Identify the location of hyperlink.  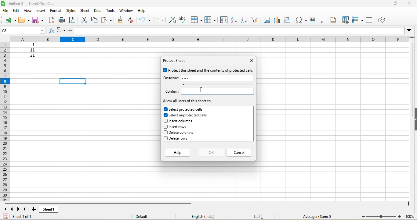
(313, 20).